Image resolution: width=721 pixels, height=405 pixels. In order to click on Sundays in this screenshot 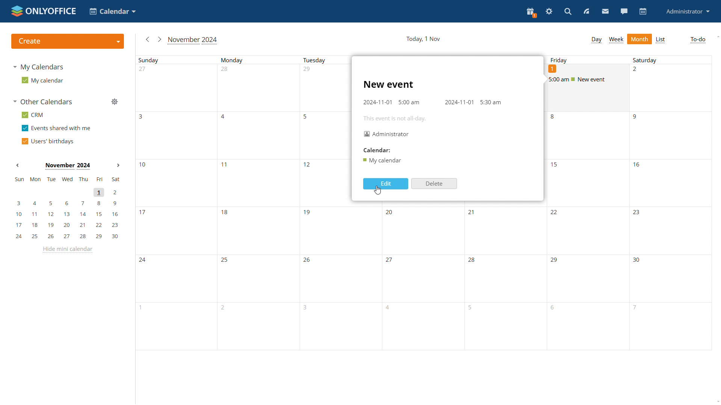, I will do `click(176, 203)`.